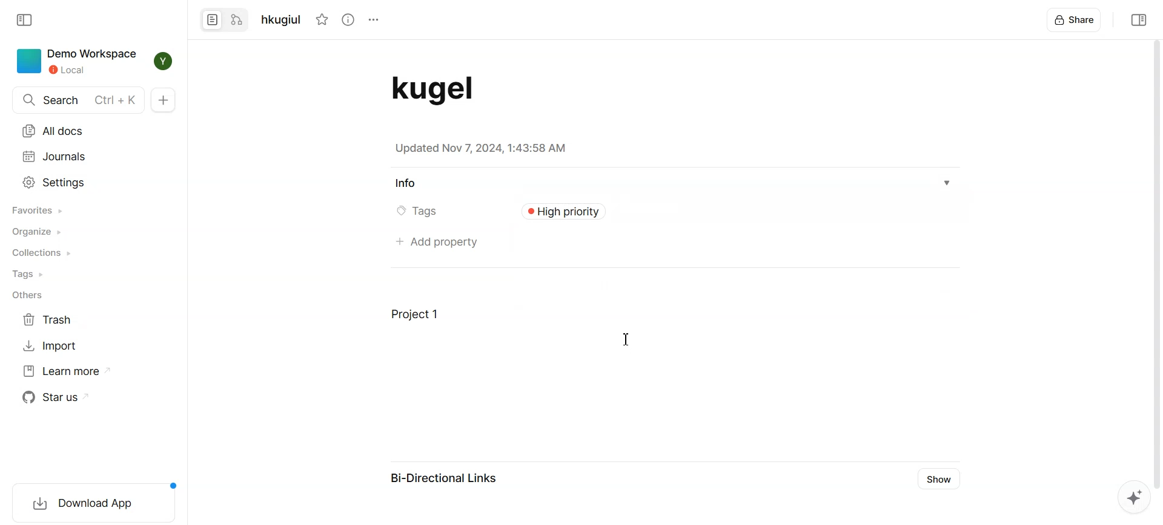 The height and width of the screenshot is (525, 1163). Describe the element at coordinates (284, 20) in the screenshot. I see `hkugiul` at that location.